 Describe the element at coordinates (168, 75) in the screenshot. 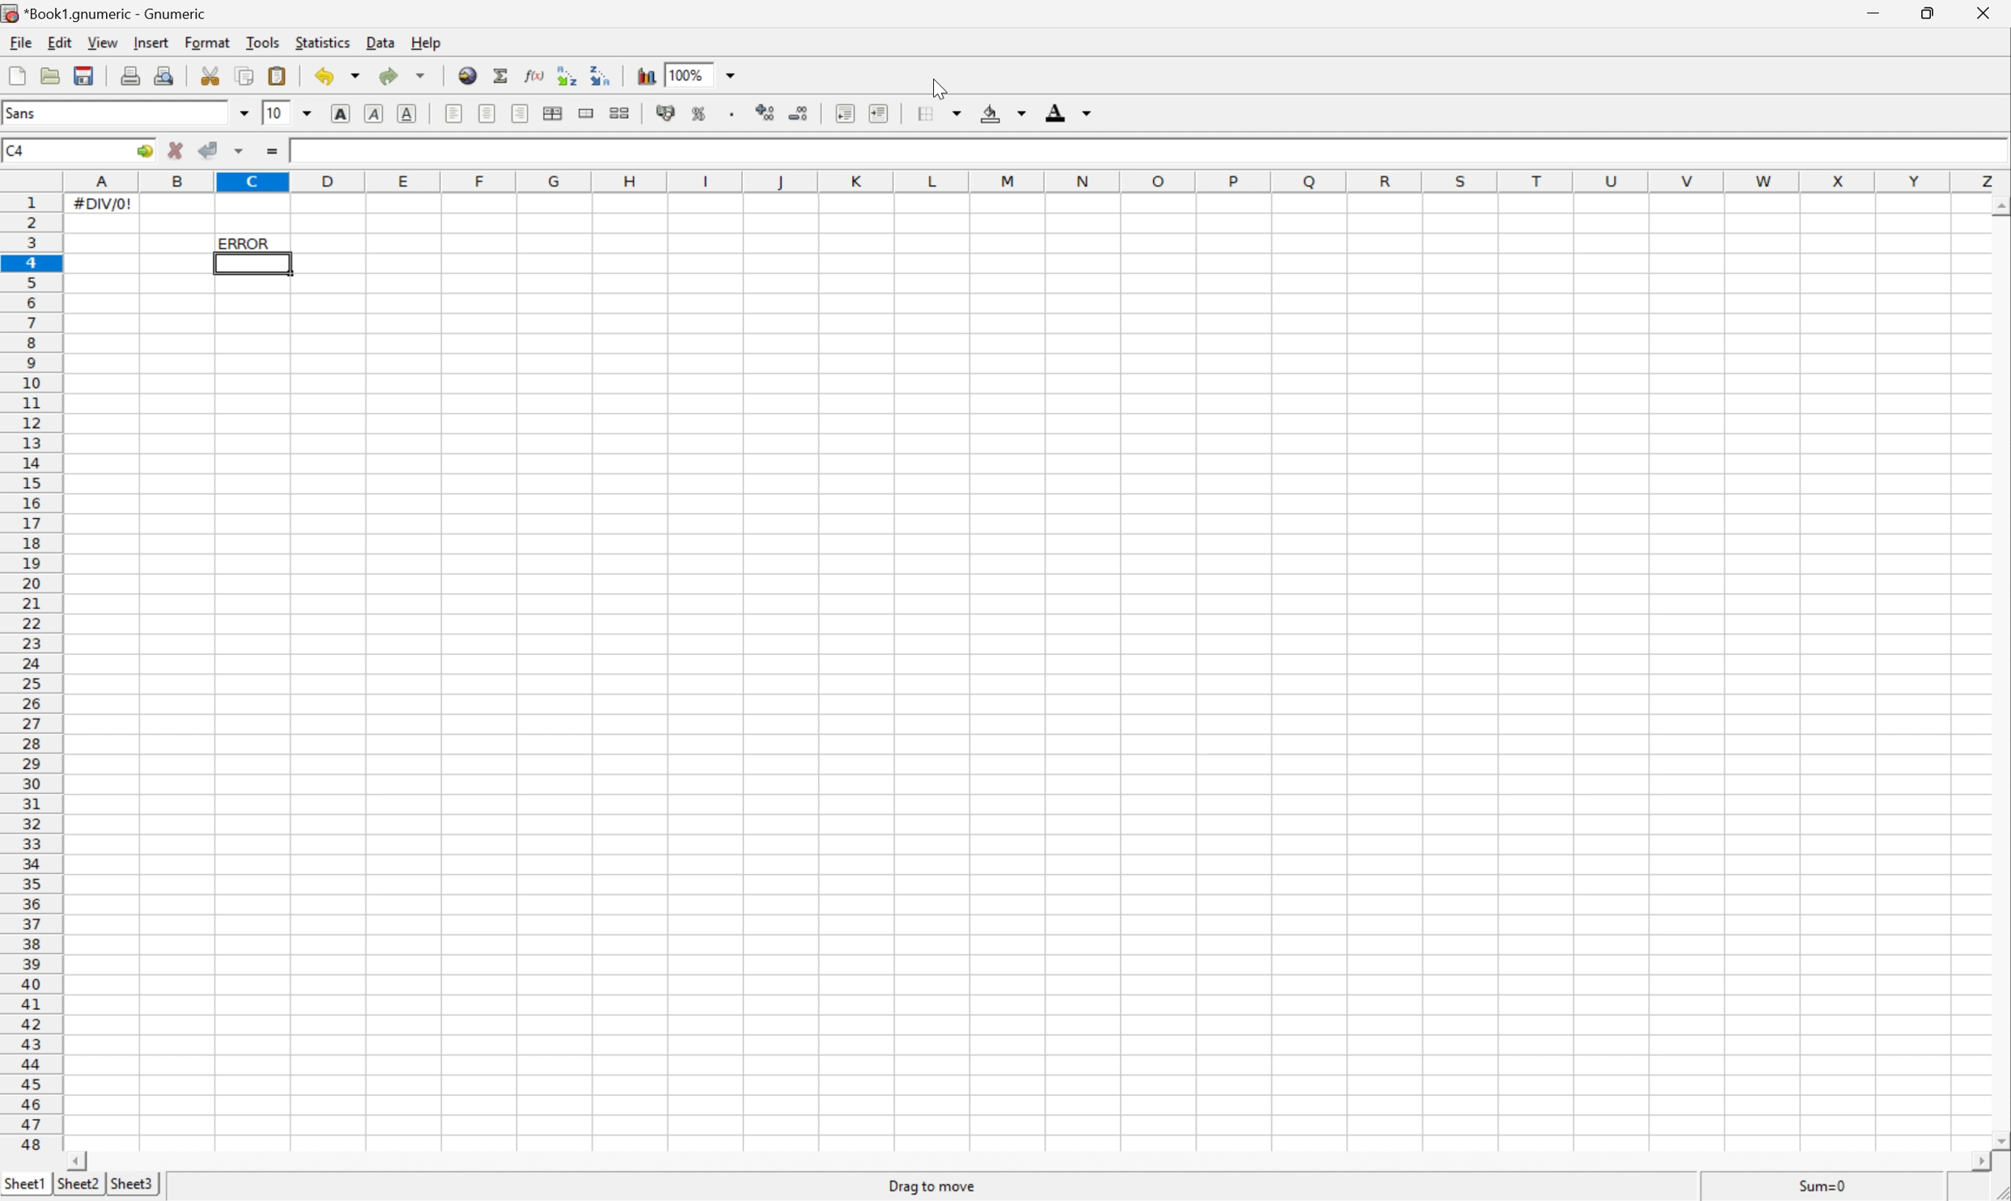

I see `Print preview` at that location.